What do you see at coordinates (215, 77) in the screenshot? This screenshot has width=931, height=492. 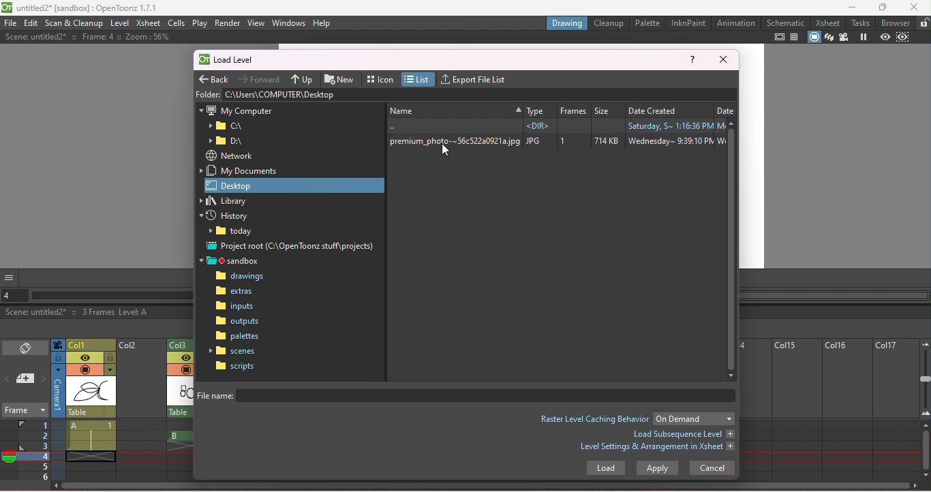 I see `Back` at bounding box center [215, 77].